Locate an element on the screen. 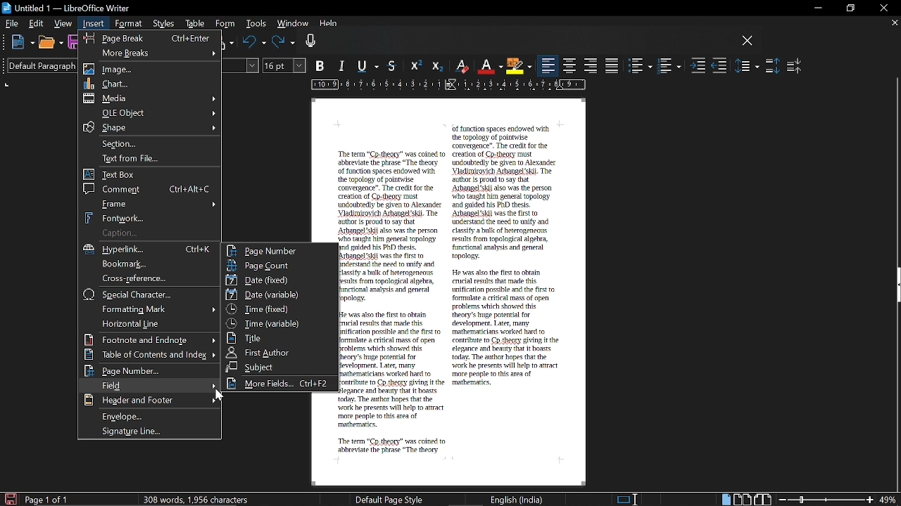 The image size is (901, 506). Ersaser is located at coordinates (462, 67).